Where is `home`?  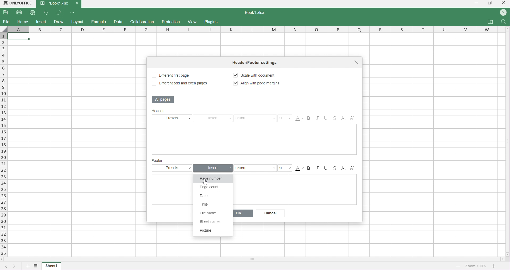
home is located at coordinates (23, 22).